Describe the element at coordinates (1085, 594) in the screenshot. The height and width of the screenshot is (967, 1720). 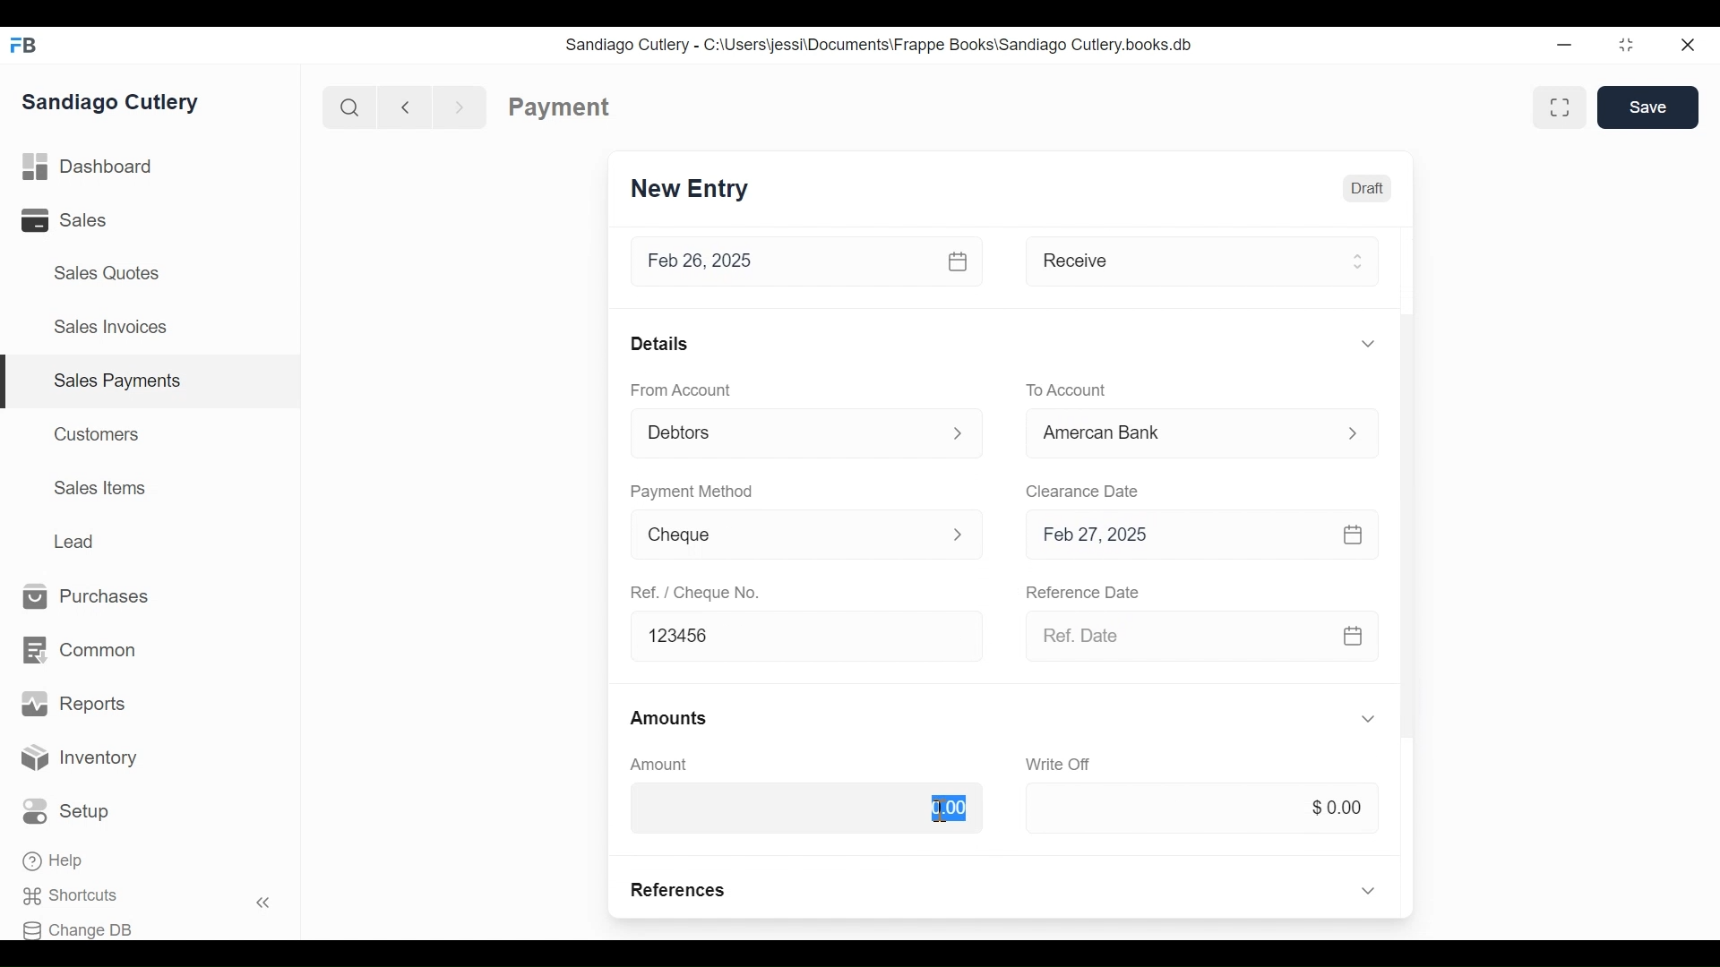
I see `Reference Date` at that location.